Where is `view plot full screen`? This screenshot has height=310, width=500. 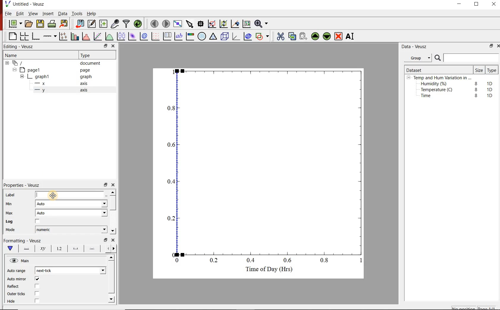 view plot full screen is located at coordinates (178, 24).